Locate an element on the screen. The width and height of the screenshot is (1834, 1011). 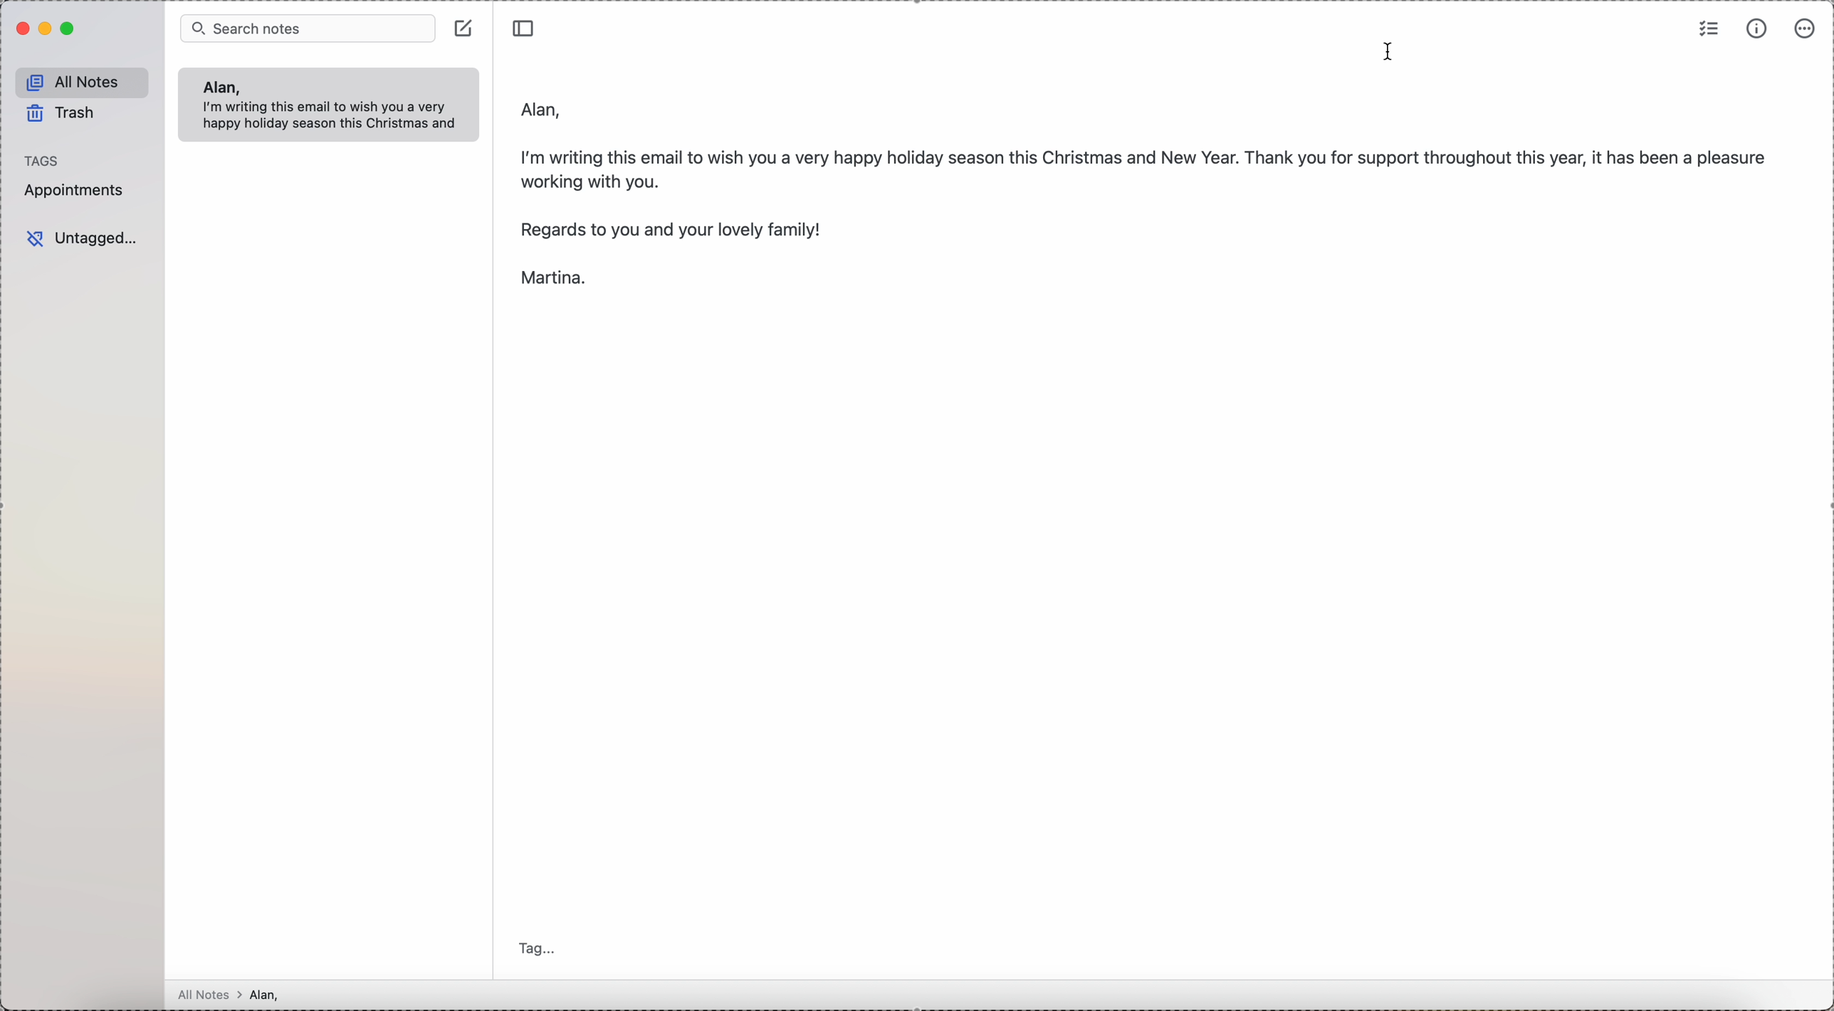
untagged is located at coordinates (83, 239).